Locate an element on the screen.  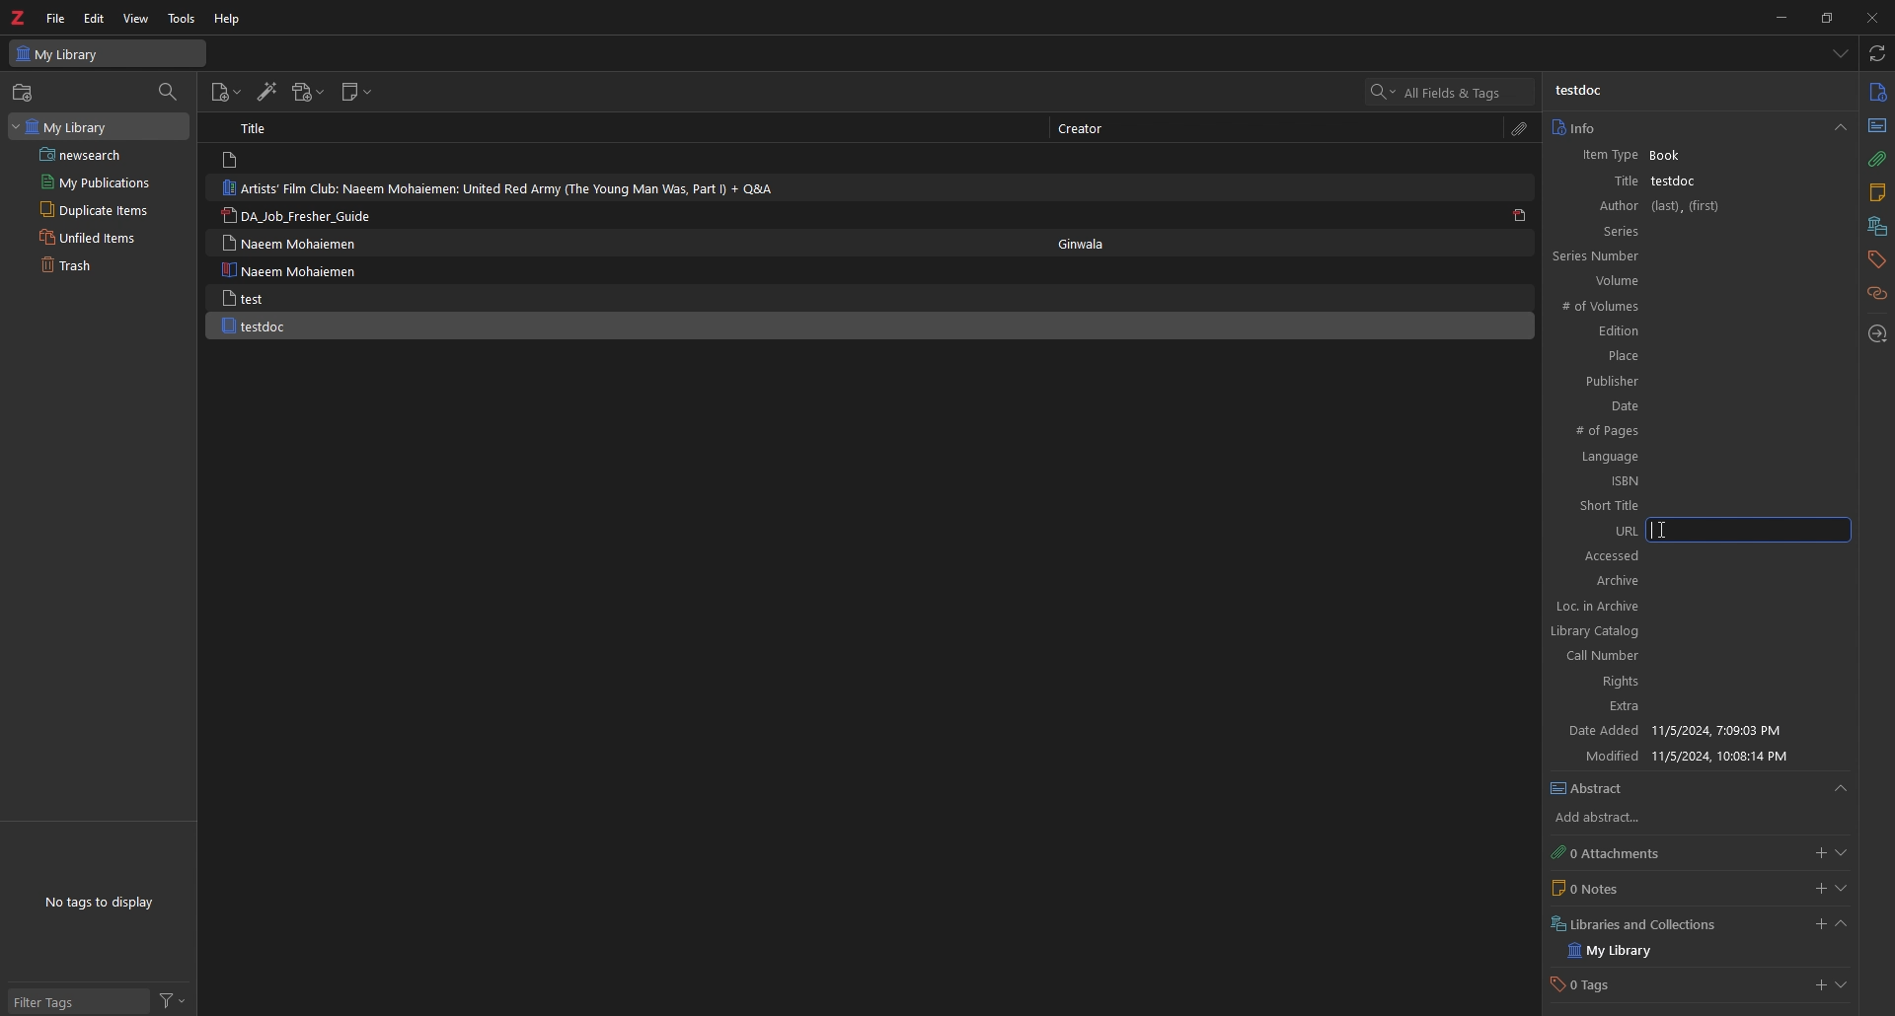
Naeem Mohaiemen is located at coordinates (298, 244).